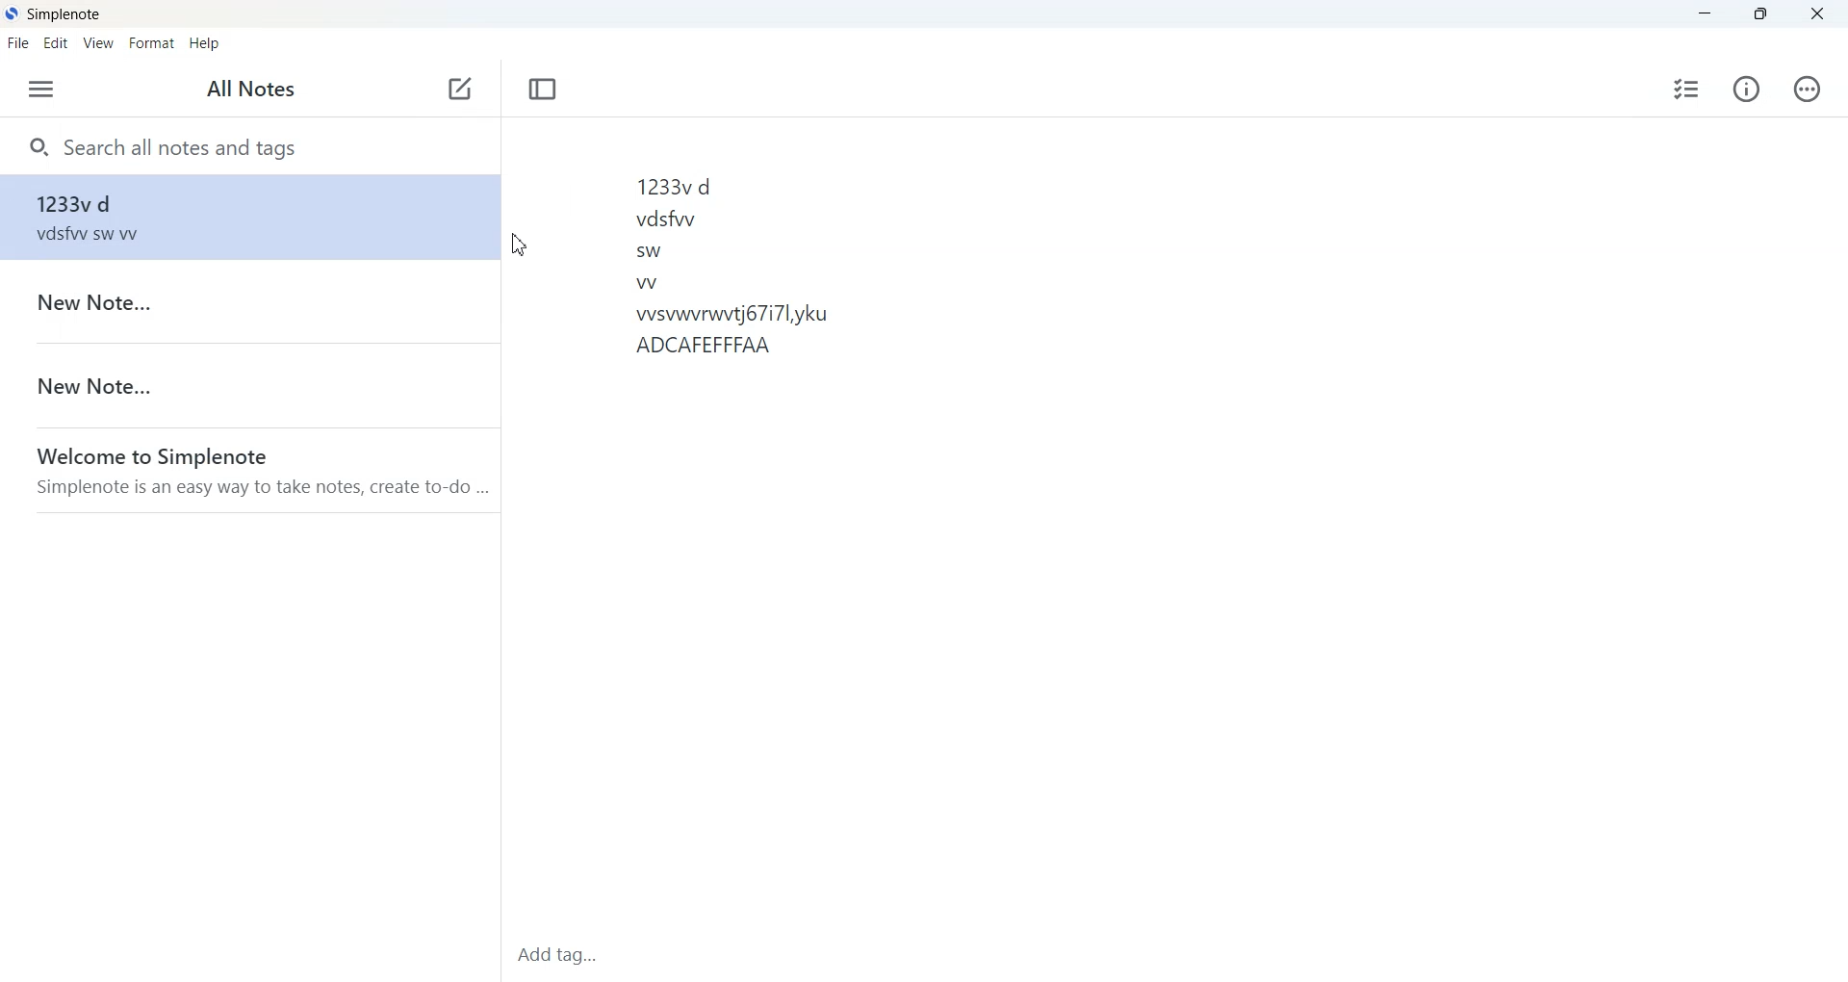  What do you see at coordinates (247, 385) in the screenshot?
I see `1233v d` at bounding box center [247, 385].